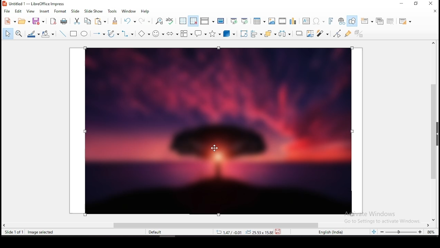 This screenshot has width=440, height=248. I want to click on fit slide to current window, so click(375, 232).